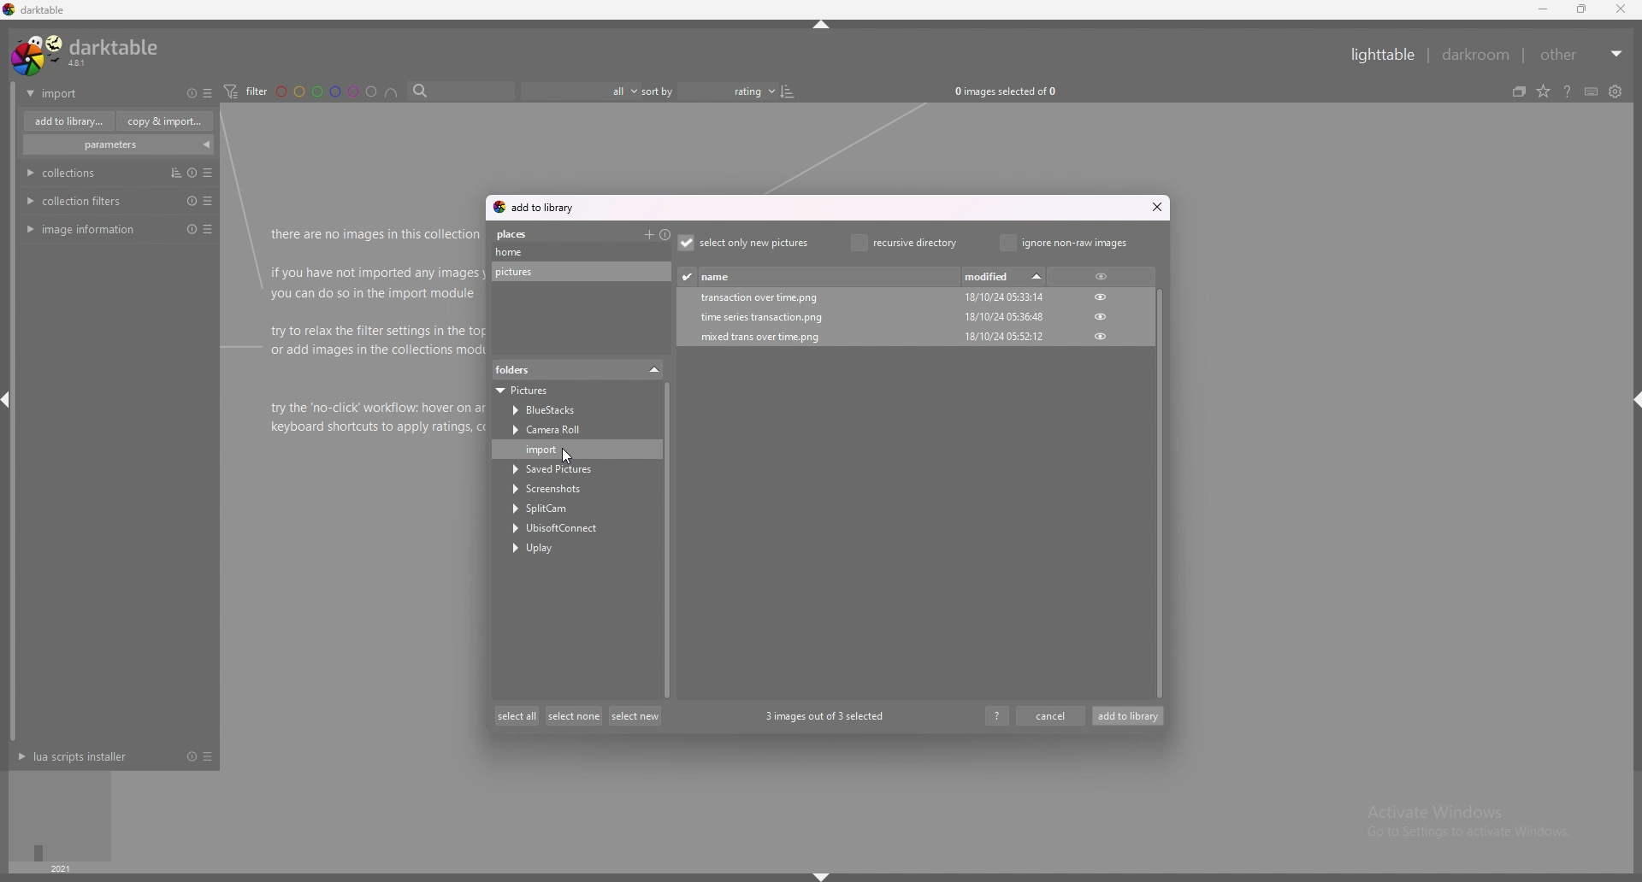  Describe the element at coordinates (667, 539) in the screenshot. I see `scroll bar` at that location.